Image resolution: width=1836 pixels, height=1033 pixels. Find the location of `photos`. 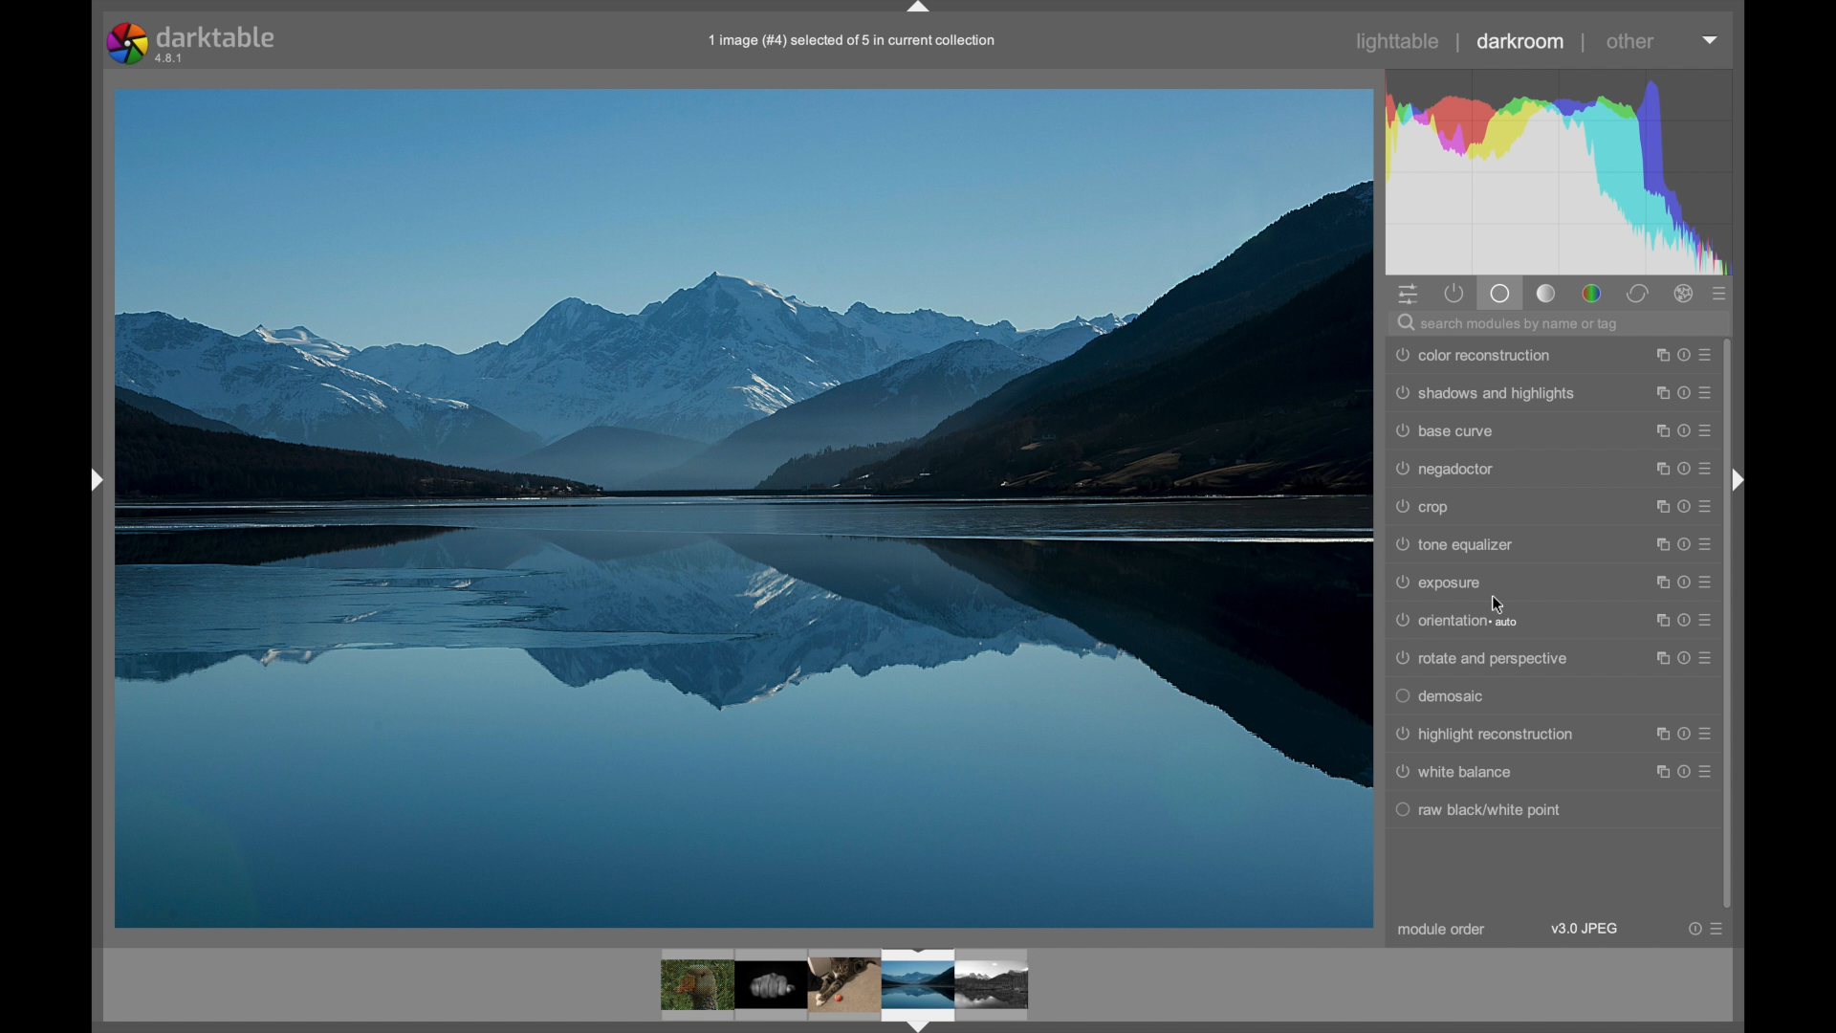

photos is located at coordinates (845, 987).